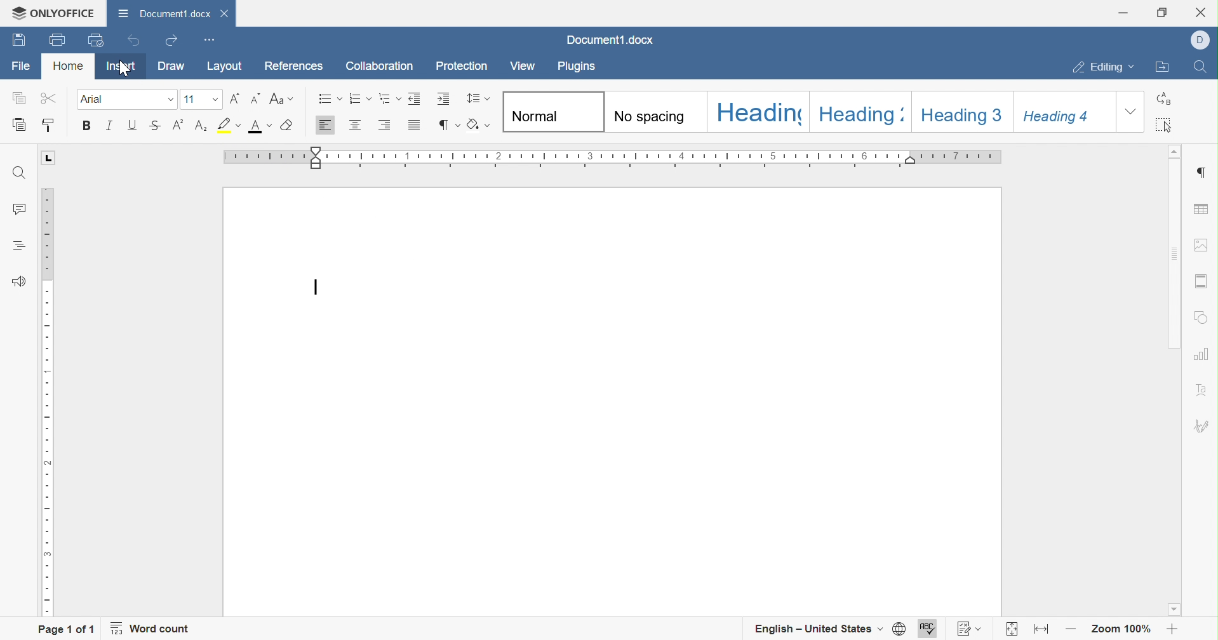 The image size is (1218, 640). I want to click on Scroll bar, so click(1176, 255).